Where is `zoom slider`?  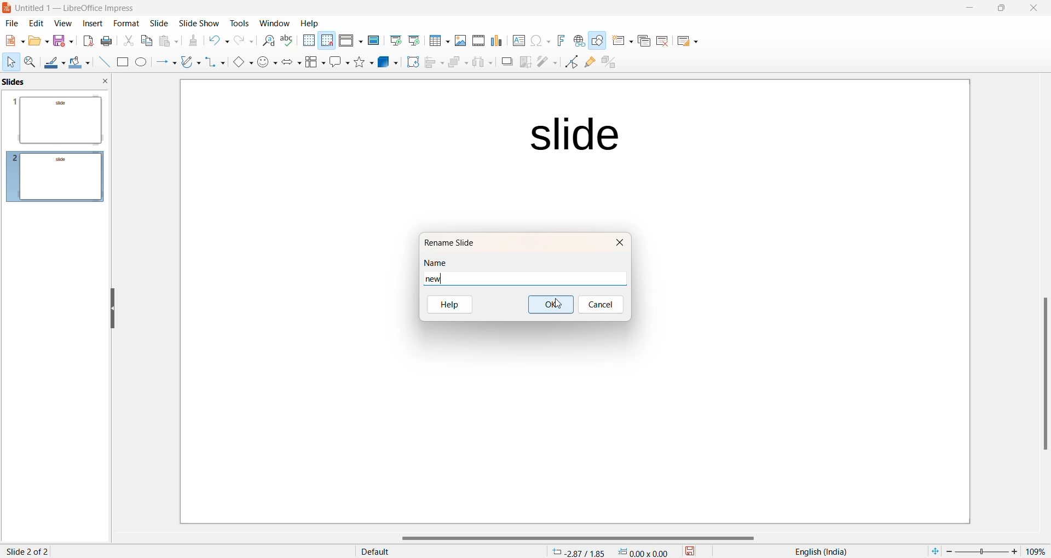
zoom slider is located at coordinates (984, 550).